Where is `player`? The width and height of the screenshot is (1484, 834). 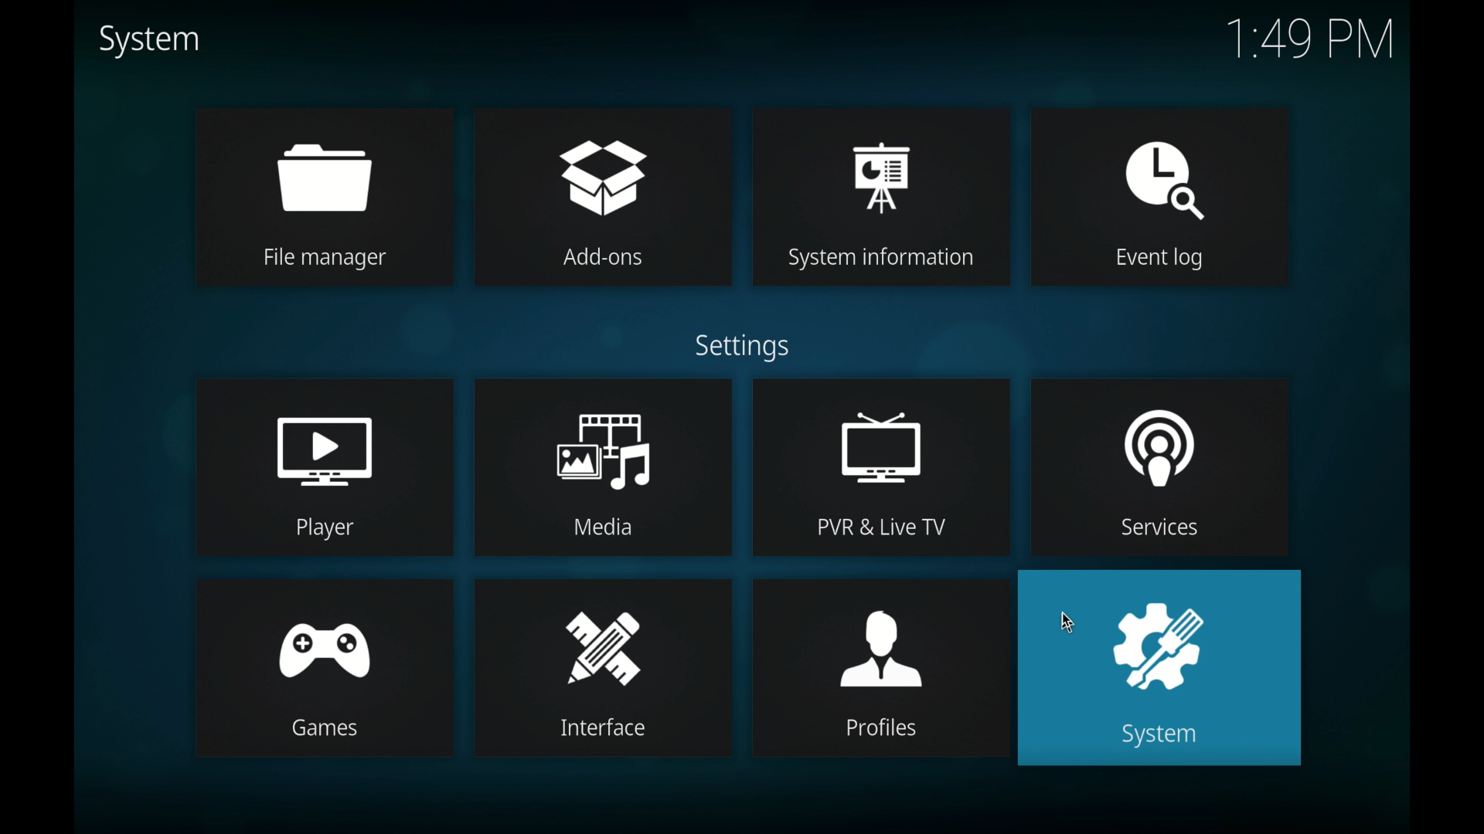 player is located at coordinates (325, 468).